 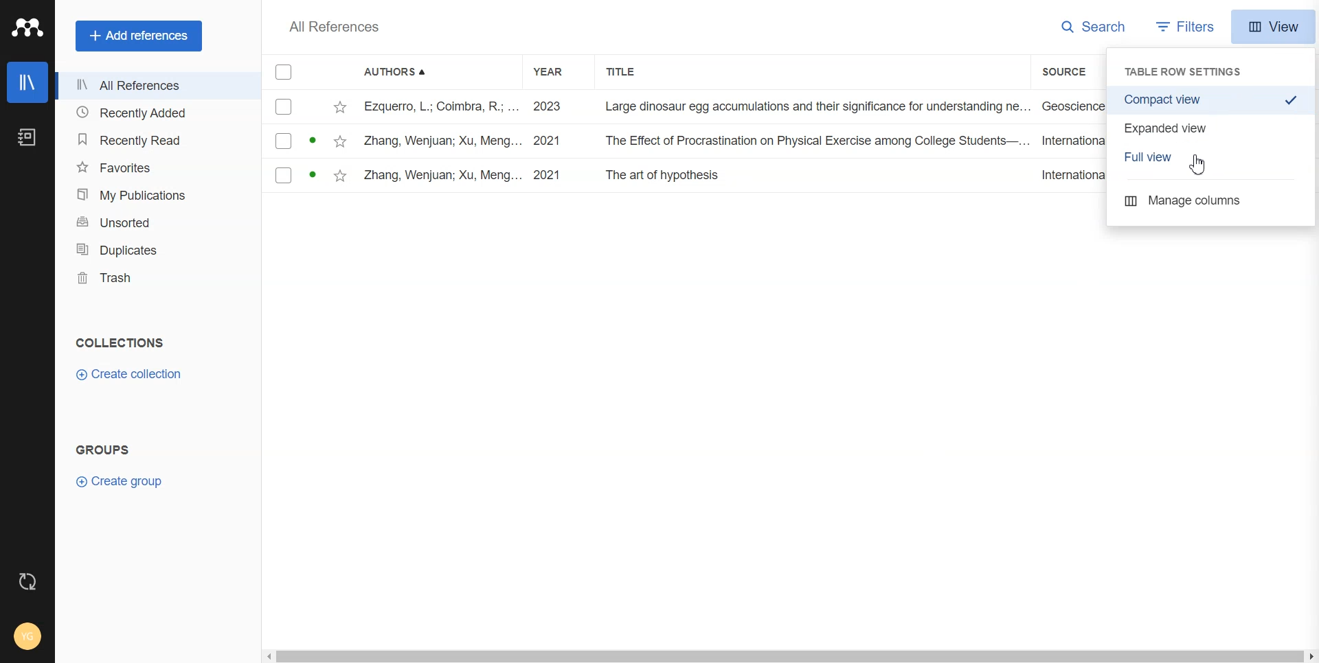 I want to click on Text, so click(x=106, y=450).